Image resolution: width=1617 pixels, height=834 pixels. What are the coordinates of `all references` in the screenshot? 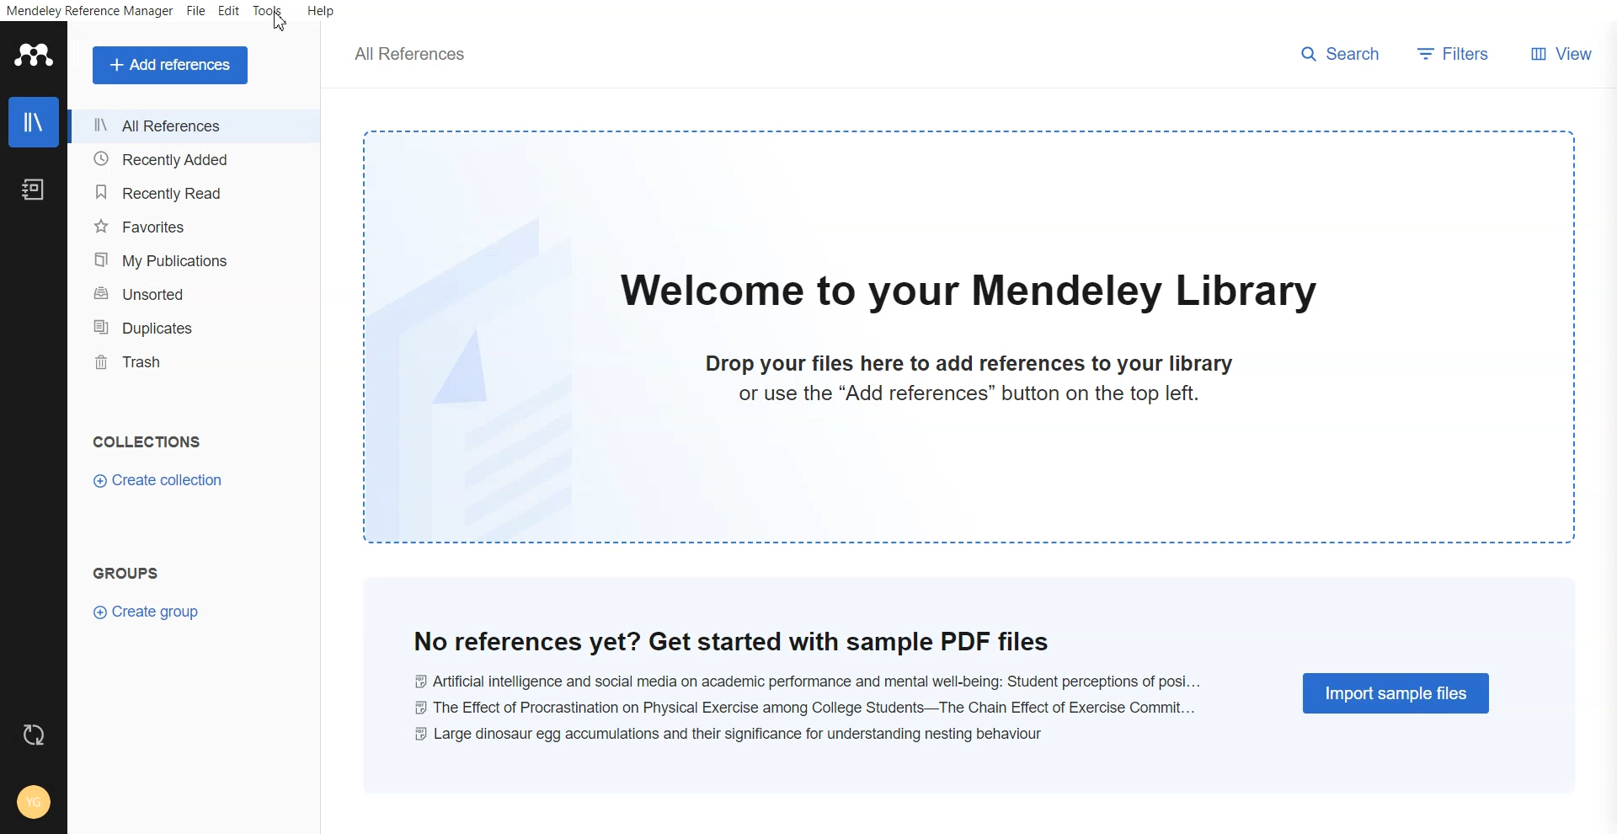 It's located at (412, 54).